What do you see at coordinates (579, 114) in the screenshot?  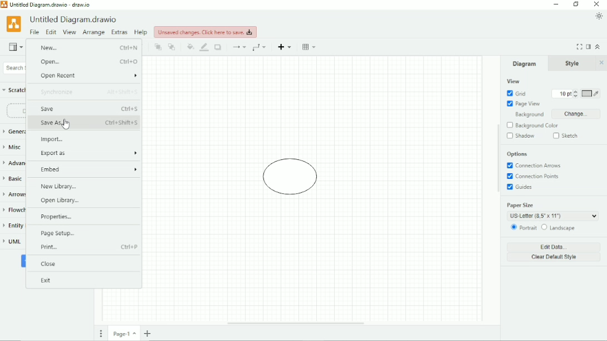 I see `Change` at bounding box center [579, 114].